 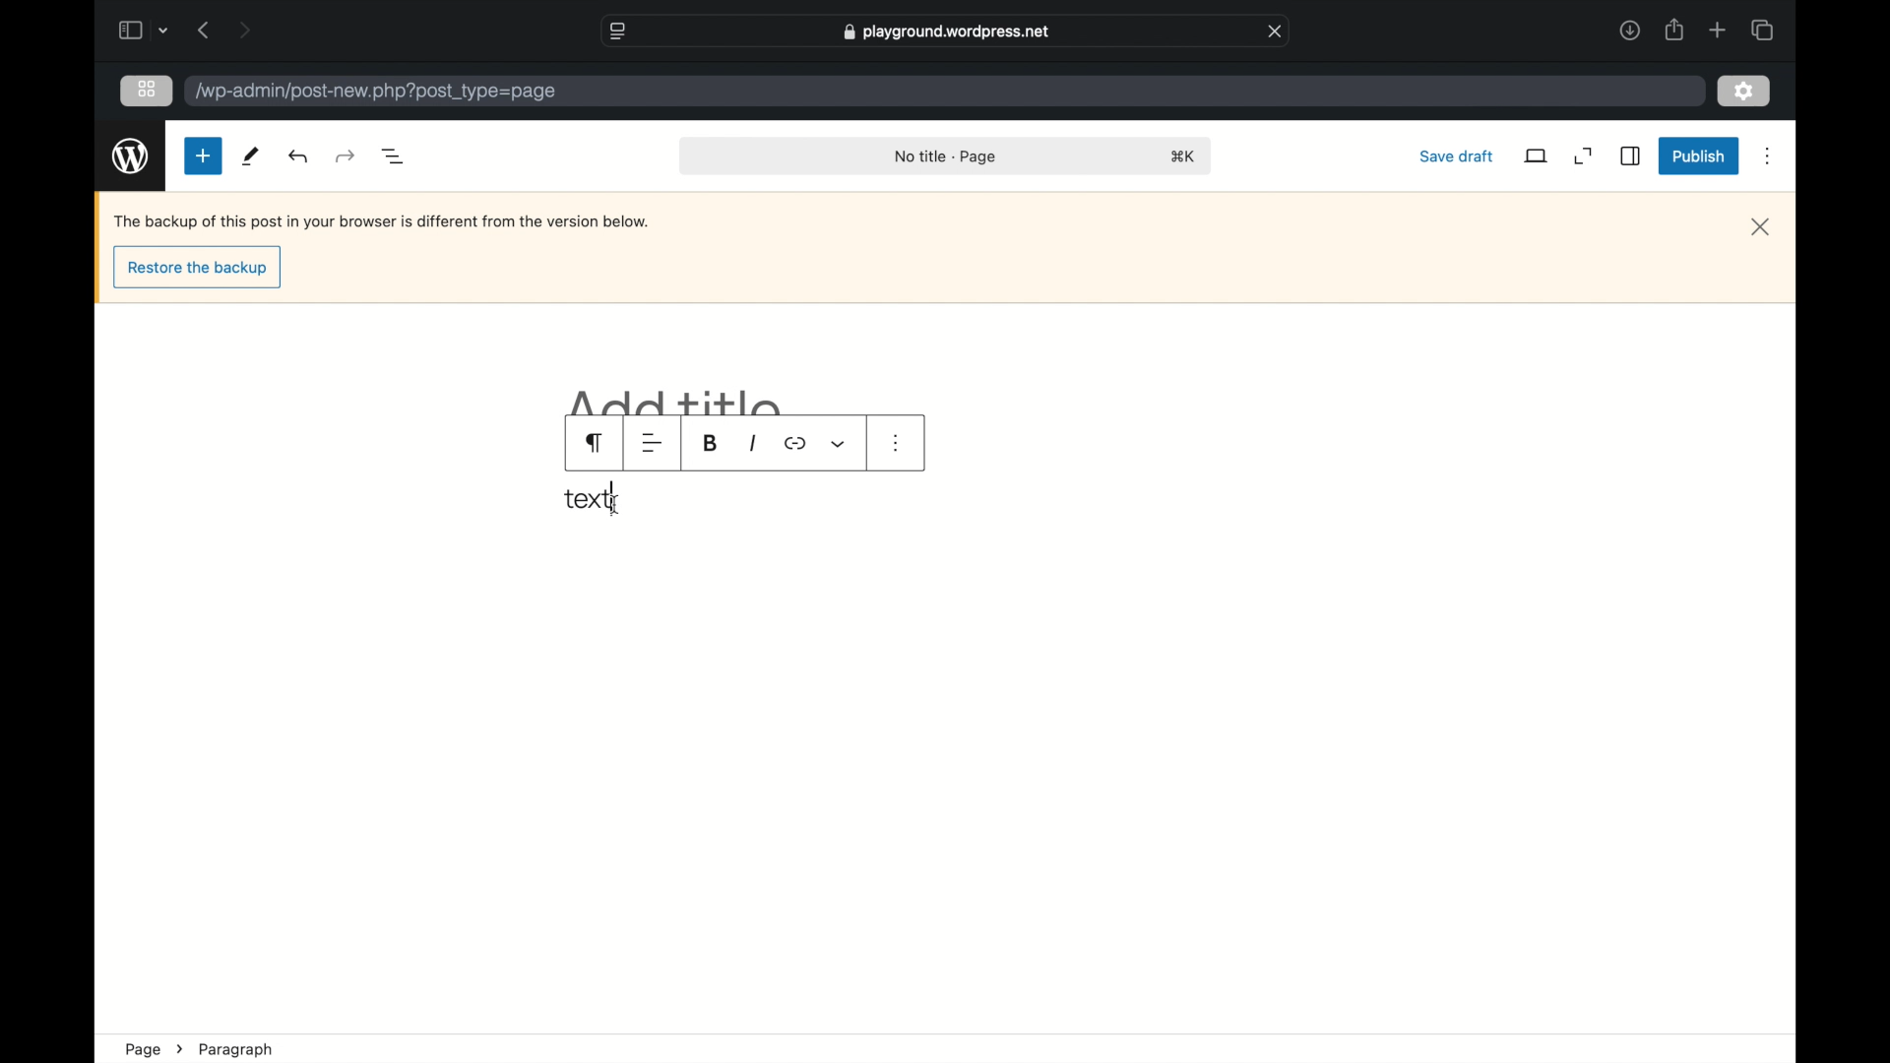 What do you see at coordinates (587, 499) in the screenshot?
I see `text` at bounding box center [587, 499].